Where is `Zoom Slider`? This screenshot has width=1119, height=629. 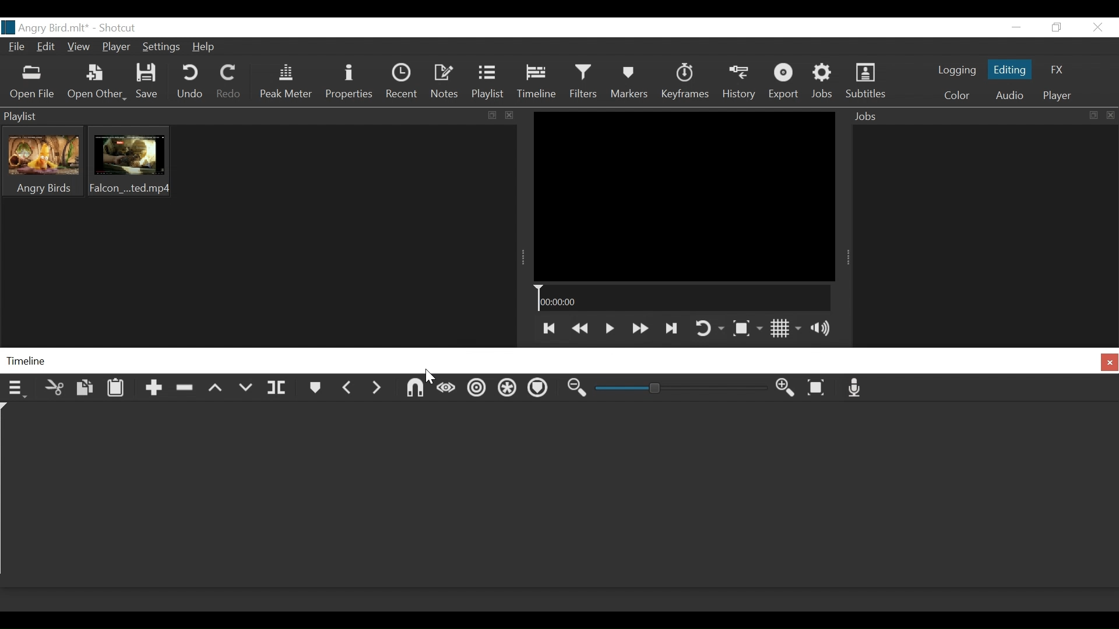
Zoom Slider is located at coordinates (682, 391).